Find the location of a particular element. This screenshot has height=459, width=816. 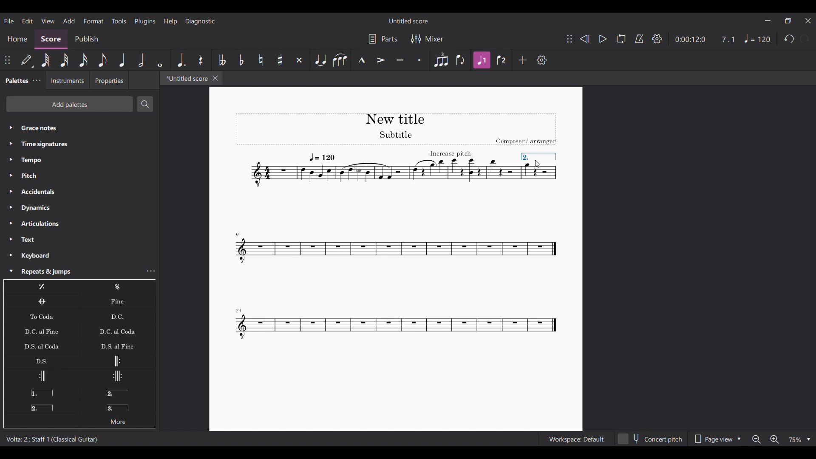

Zoom in is located at coordinates (774, 439).